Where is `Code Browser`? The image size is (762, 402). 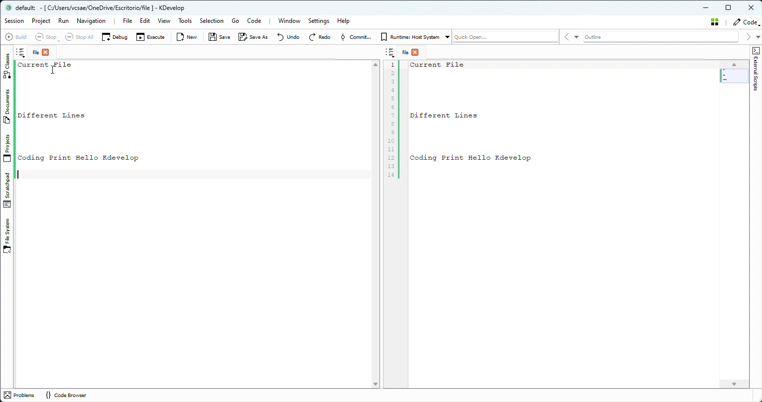 Code Browser is located at coordinates (70, 395).